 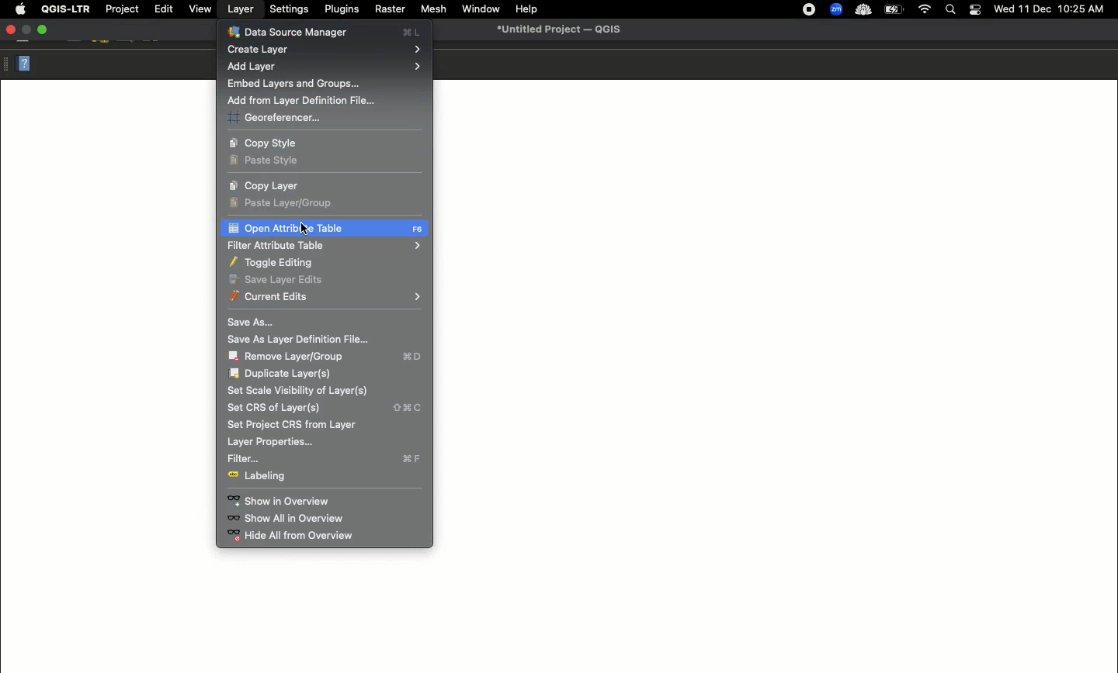 I want to click on Current edits, so click(x=325, y=297).